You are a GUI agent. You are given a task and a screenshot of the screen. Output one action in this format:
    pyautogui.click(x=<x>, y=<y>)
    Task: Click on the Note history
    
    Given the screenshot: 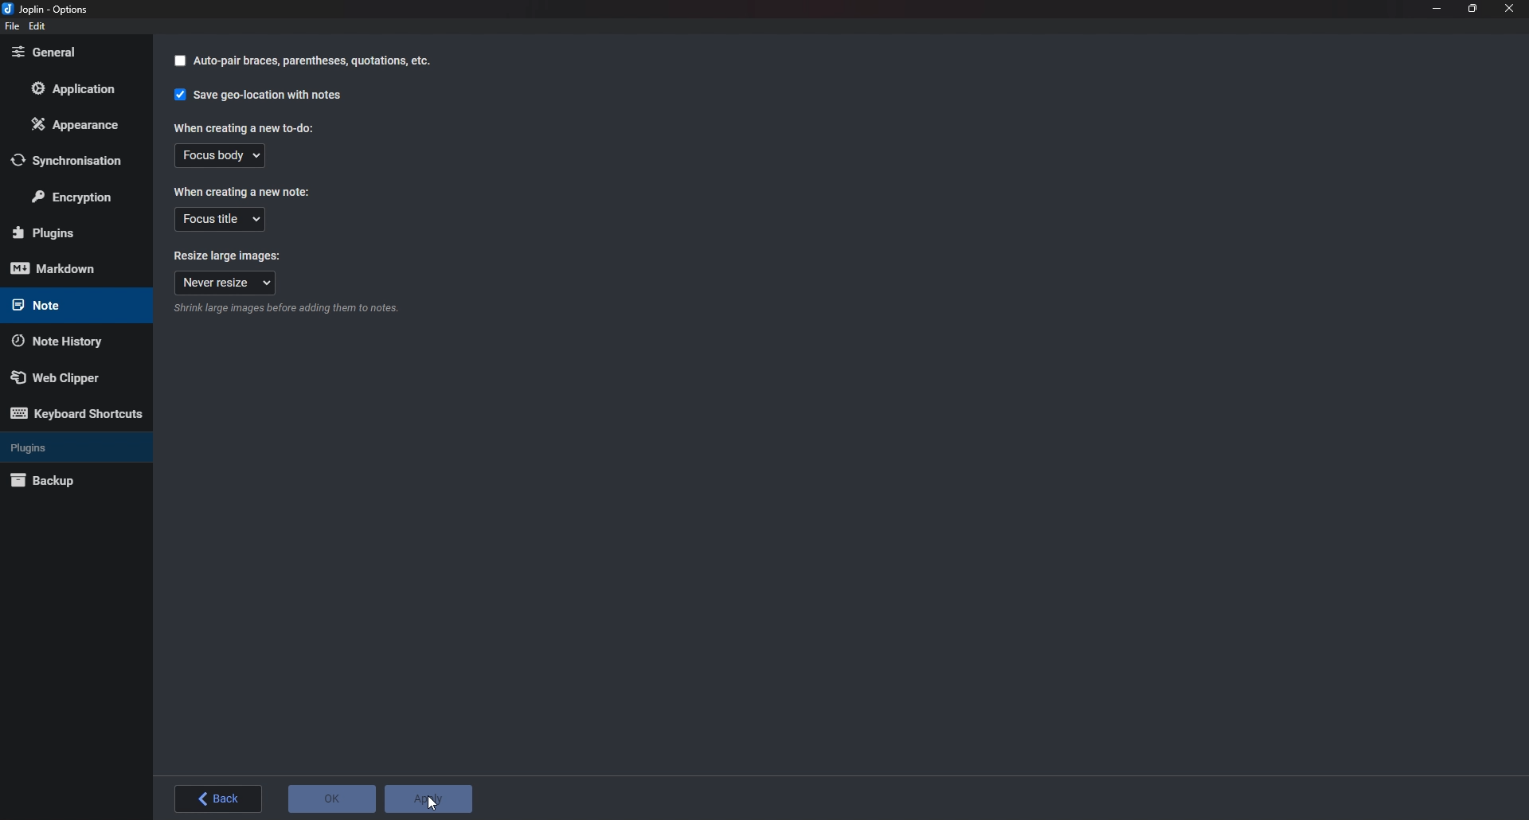 What is the action you would take?
    pyautogui.click(x=67, y=343)
    